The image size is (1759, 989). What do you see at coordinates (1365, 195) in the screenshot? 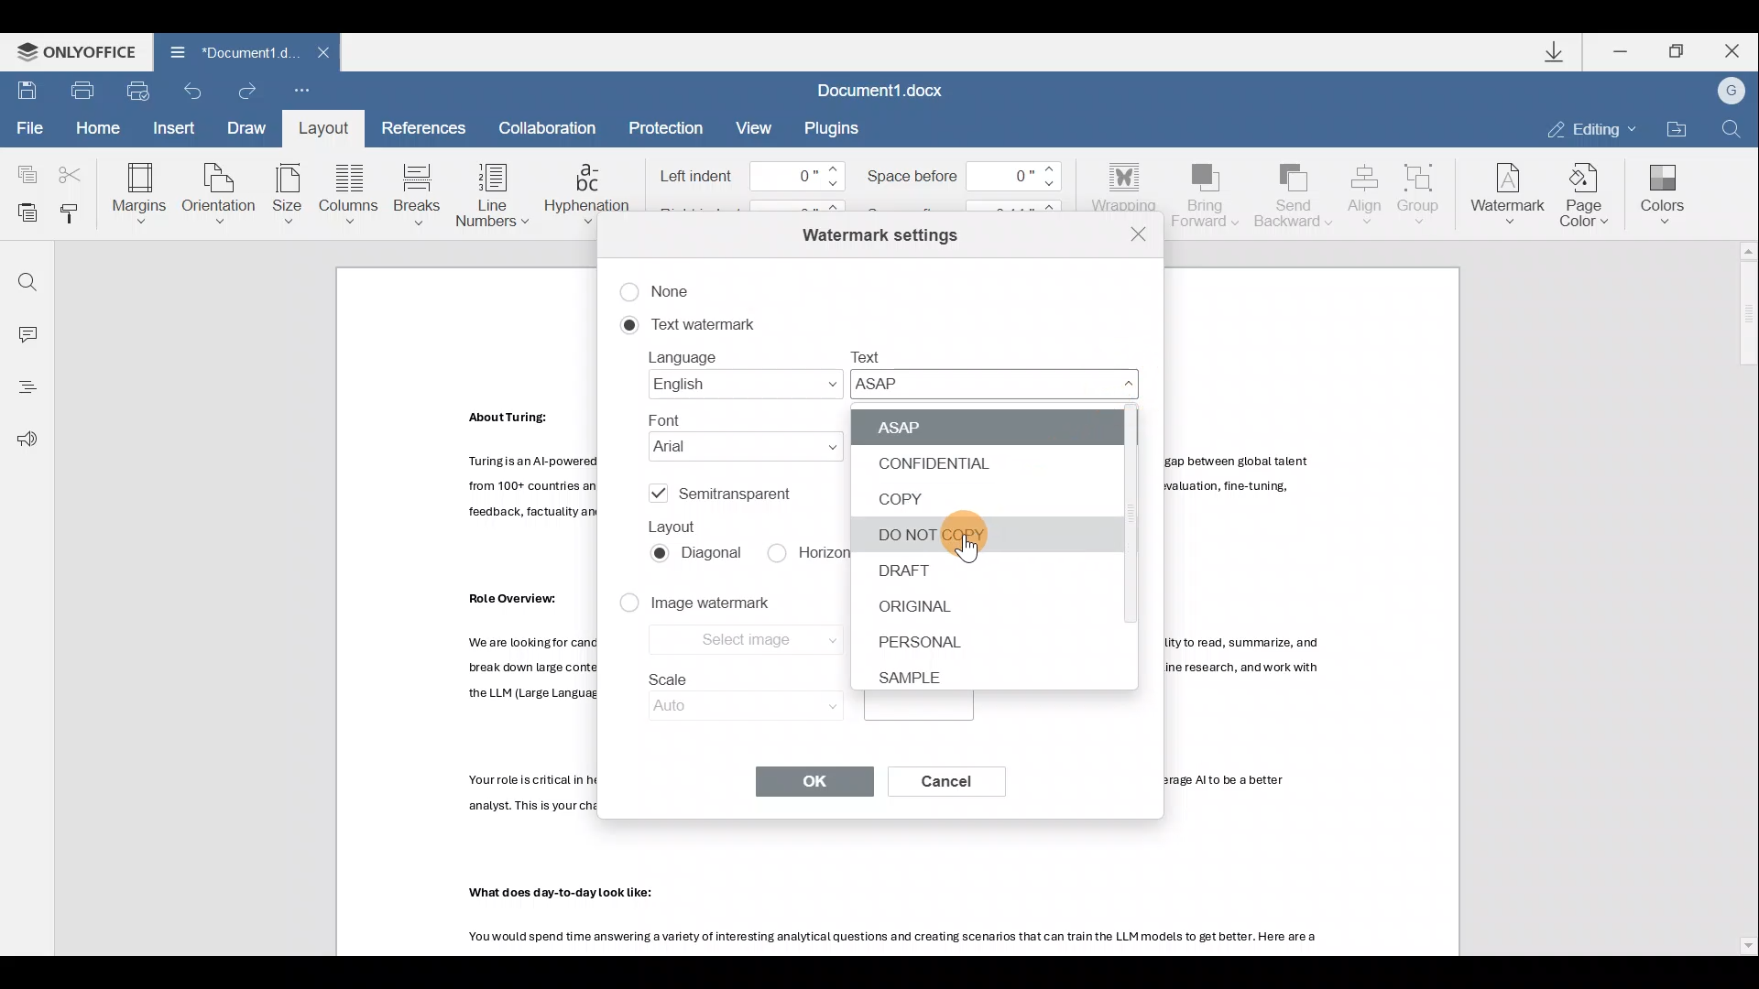
I see `Align` at bounding box center [1365, 195].